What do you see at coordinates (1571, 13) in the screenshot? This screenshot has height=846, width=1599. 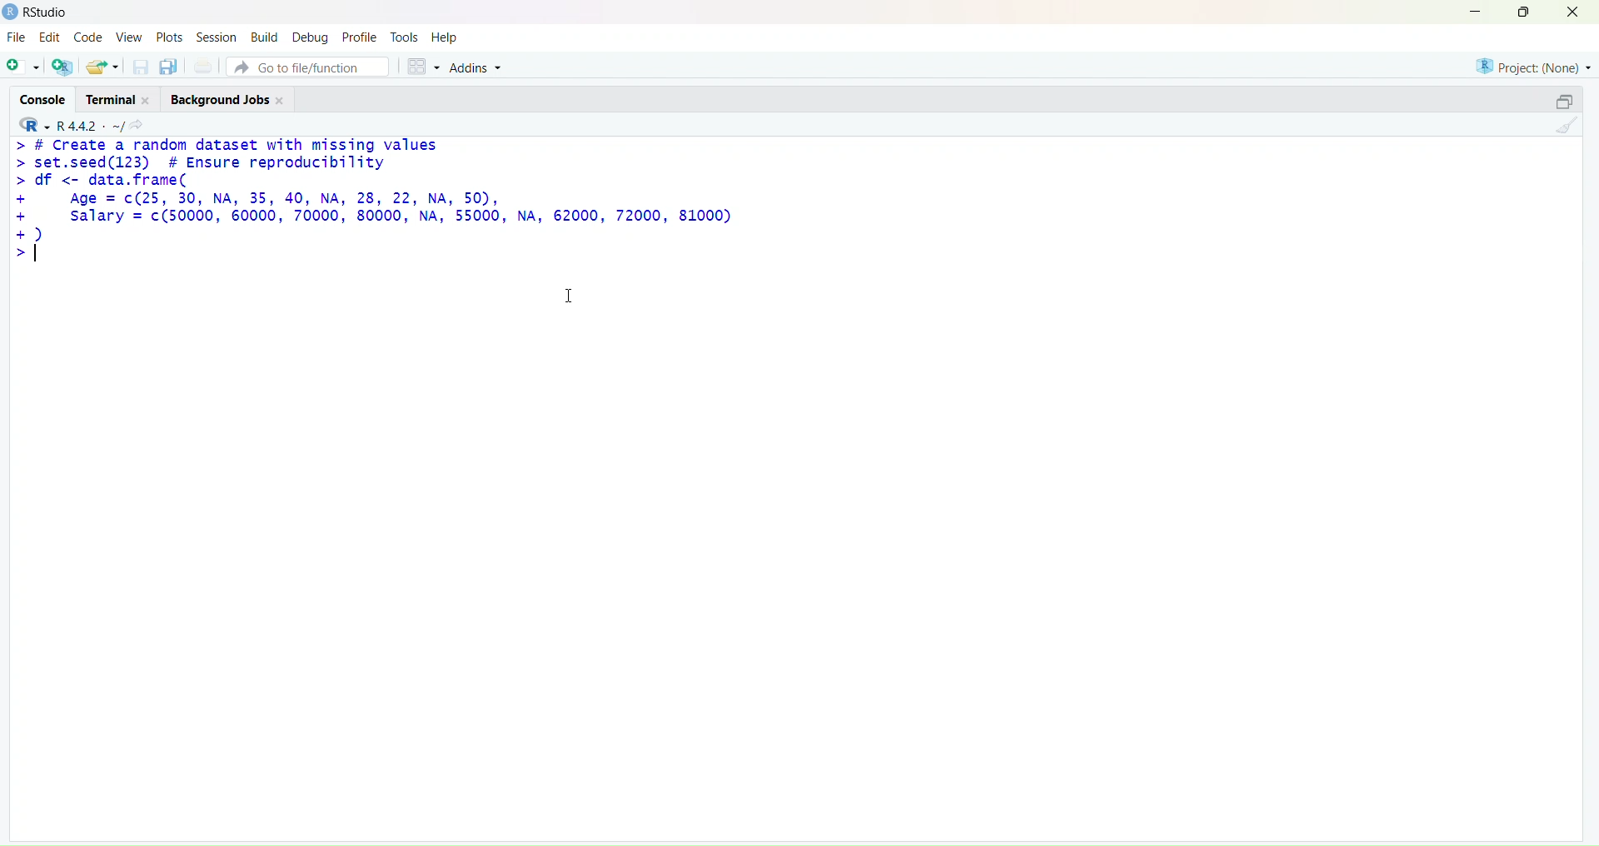 I see `close` at bounding box center [1571, 13].